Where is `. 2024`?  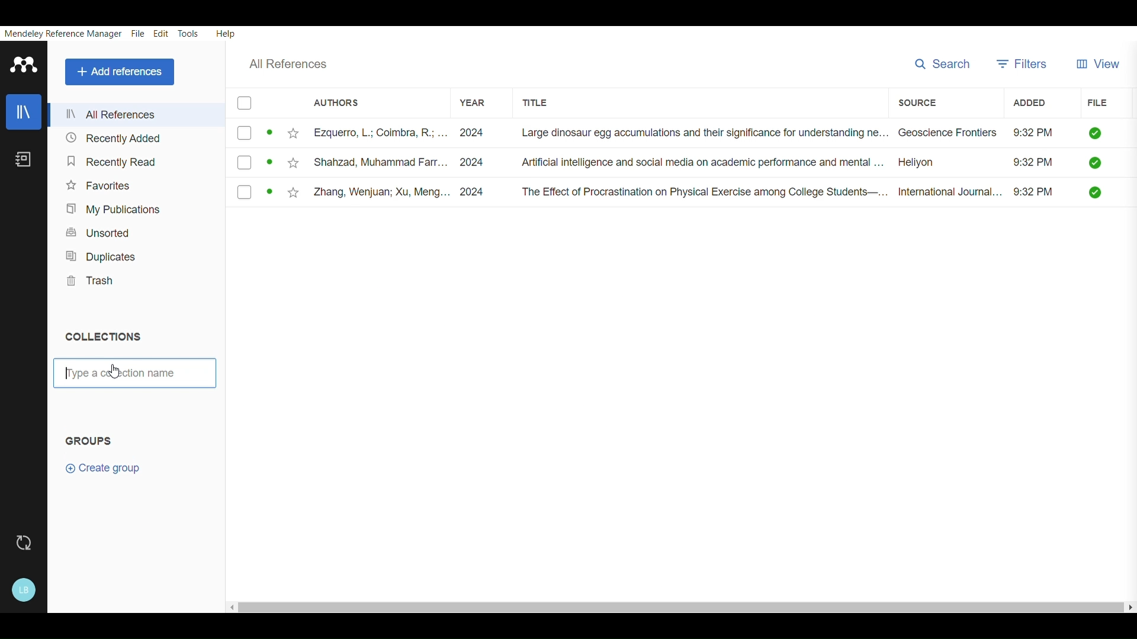 . 2024 is located at coordinates (472, 133).